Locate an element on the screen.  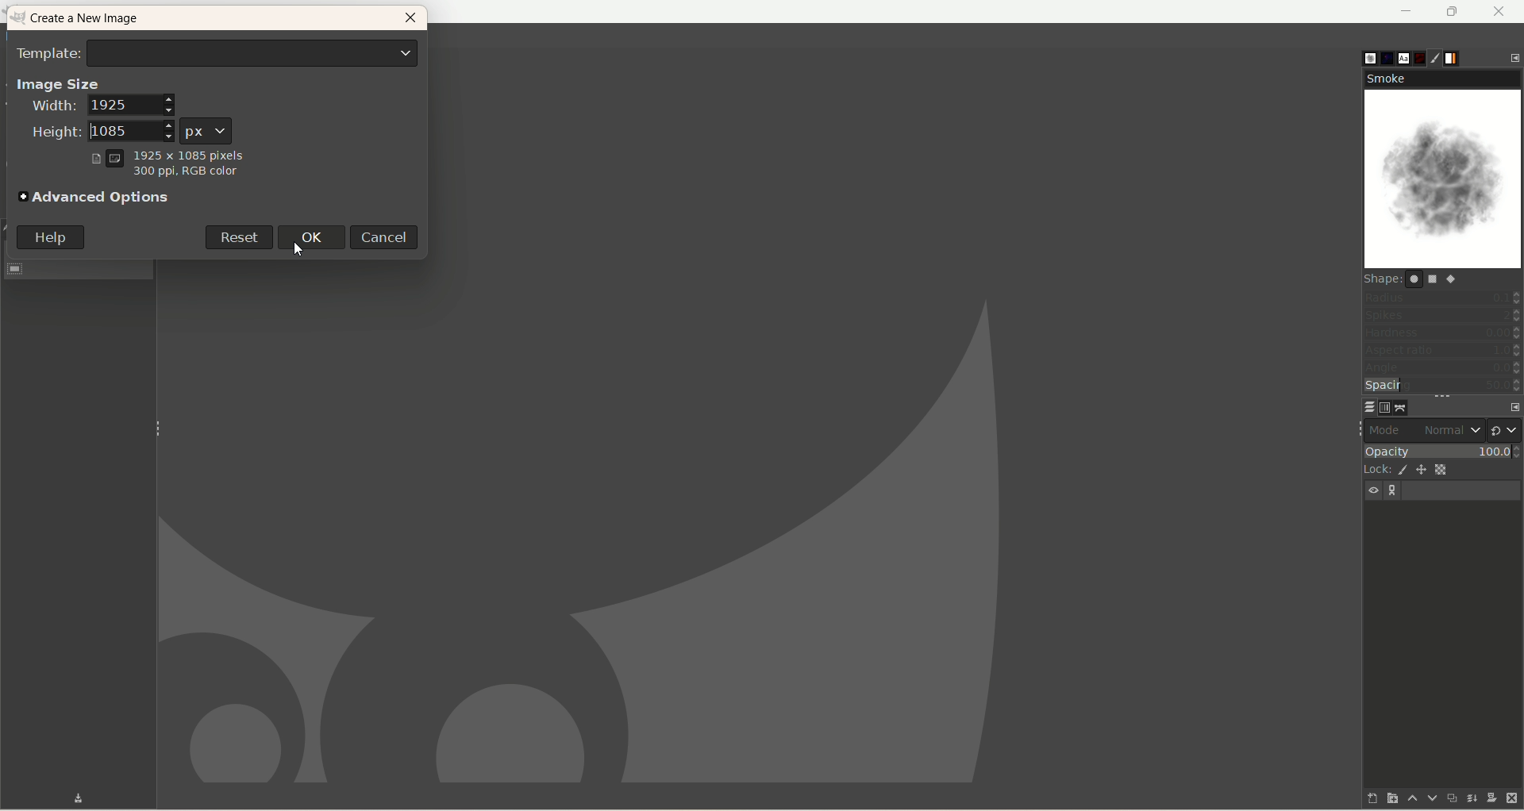
brush editor is located at coordinates (1442, 59).